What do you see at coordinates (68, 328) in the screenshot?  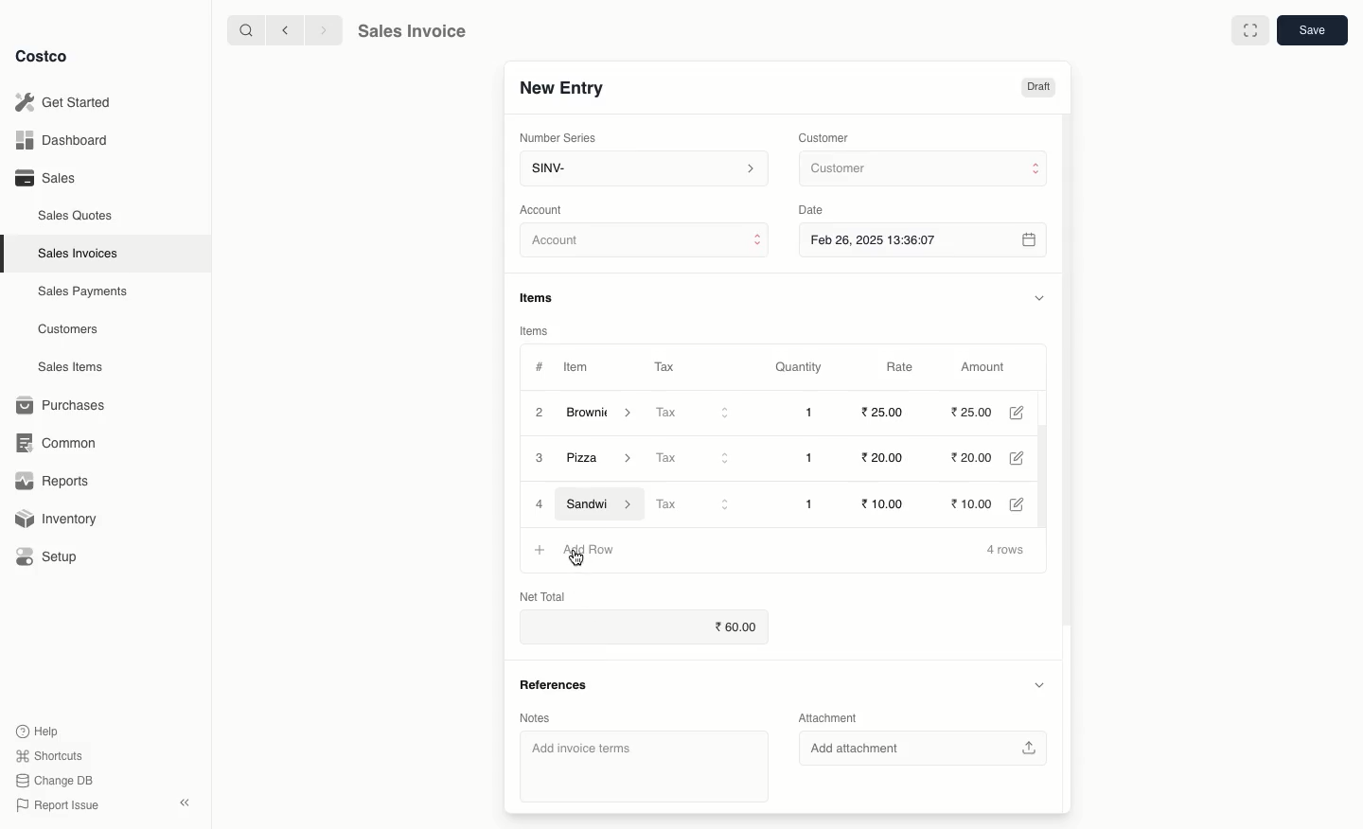 I see `Customers` at bounding box center [68, 328].